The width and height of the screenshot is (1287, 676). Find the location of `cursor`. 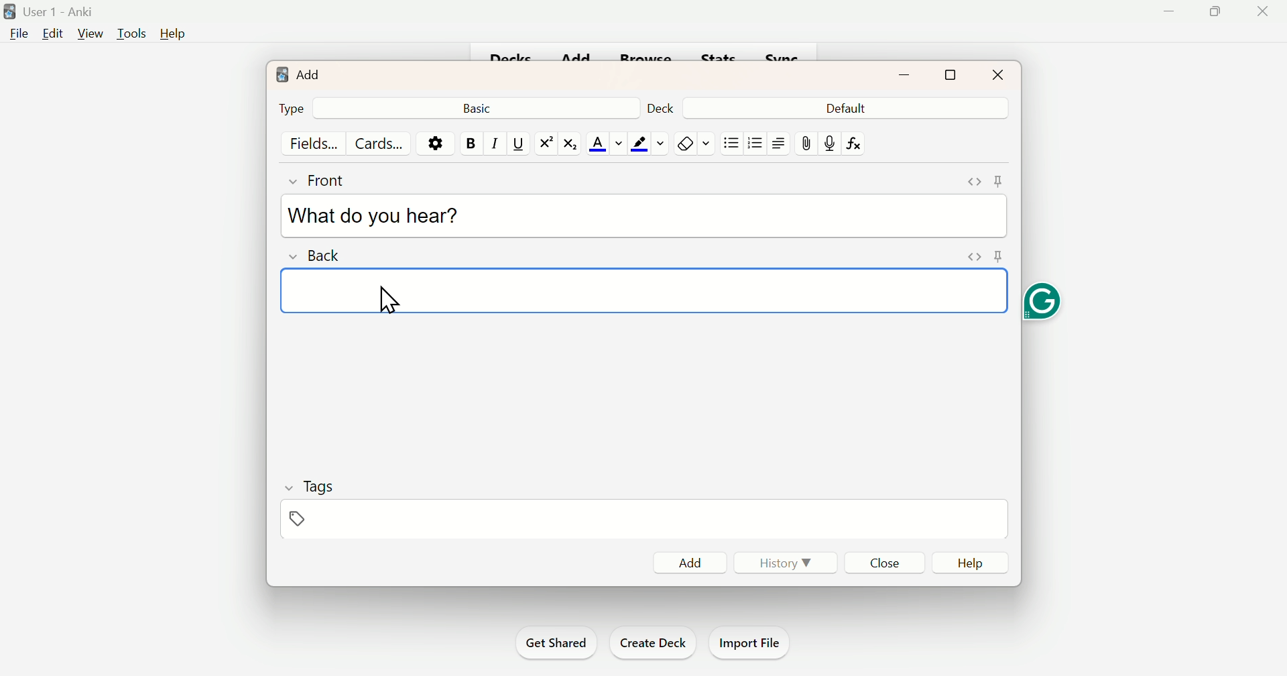

cursor is located at coordinates (401, 300).